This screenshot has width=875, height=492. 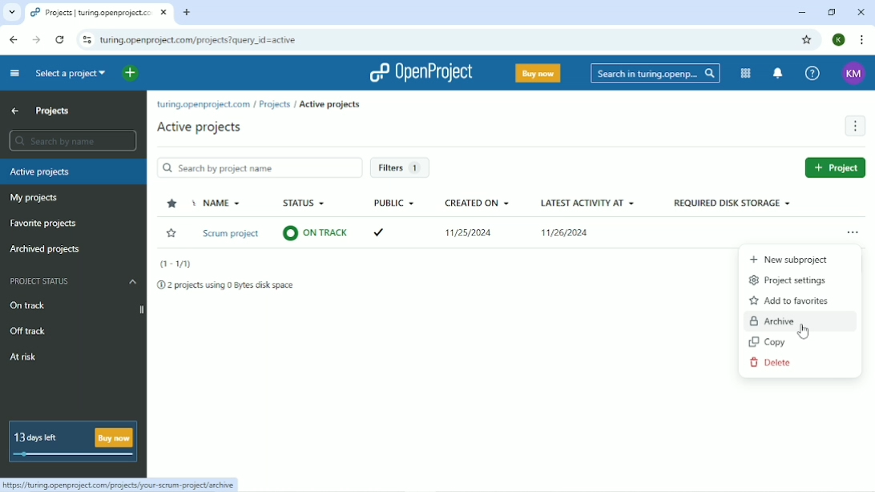 What do you see at coordinates (171, 233) in the screenshot?
I see `Favorite` at bounding box center [171, 233].